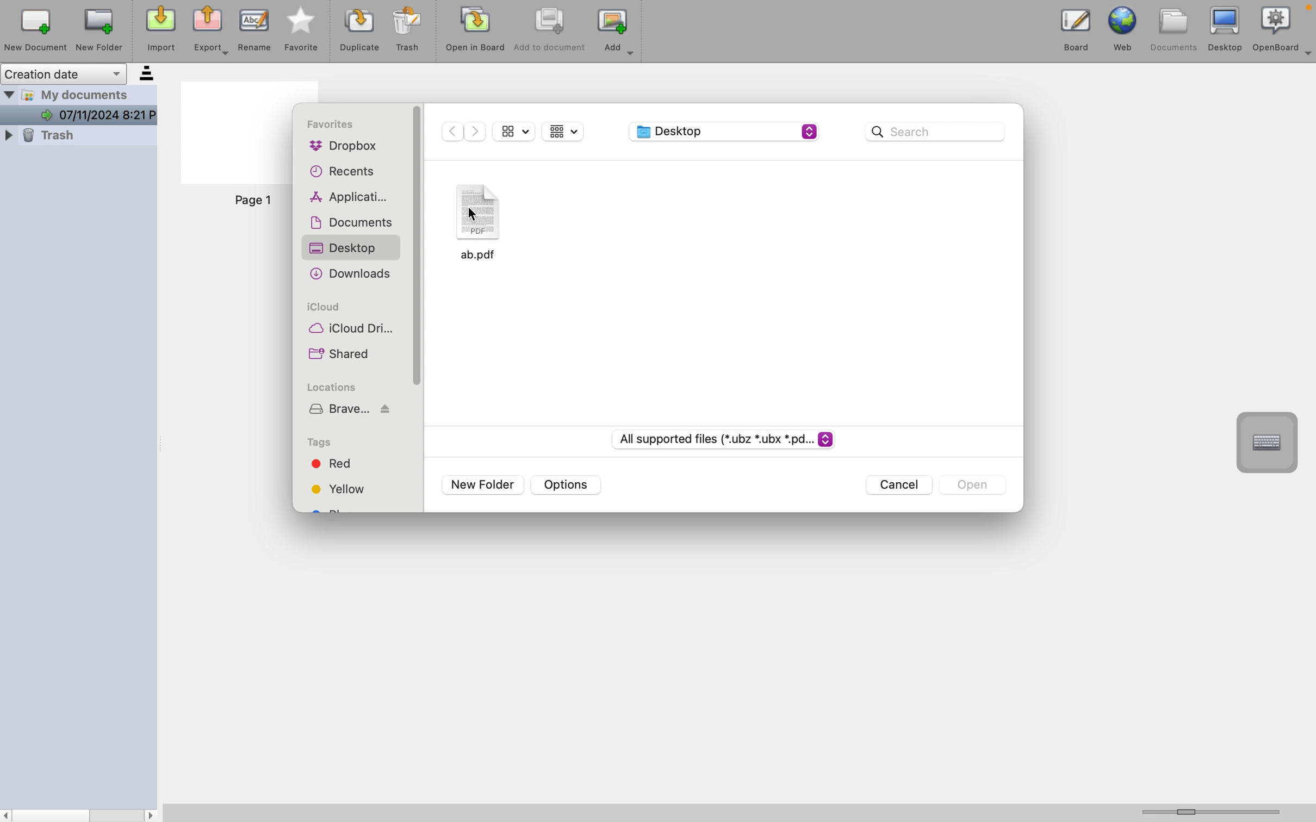 The height and width of the screenshot is (822, 1316). What do you see at coordinates (351, 222) in the screenshot?
I see `documents` at bounding box center [351, 222].